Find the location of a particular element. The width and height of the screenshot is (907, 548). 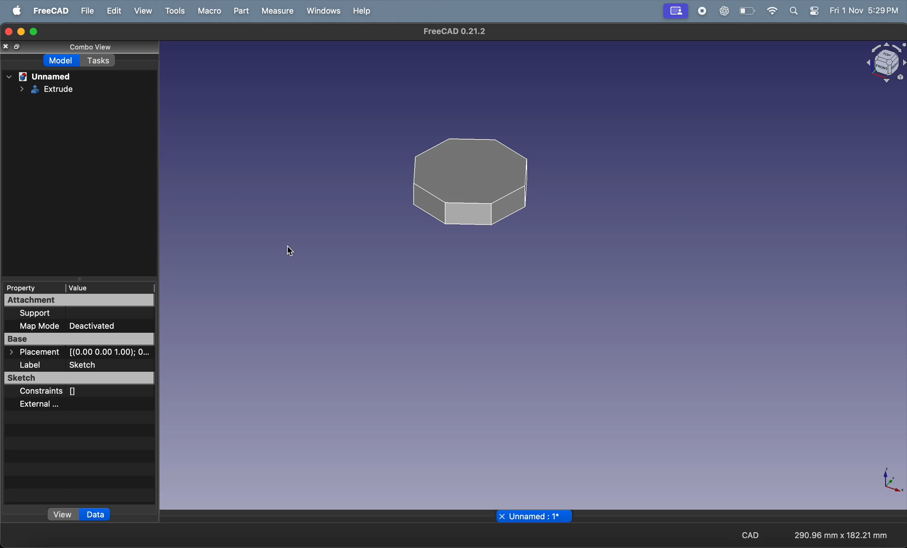

closing window is located at coordinates (9, 32).